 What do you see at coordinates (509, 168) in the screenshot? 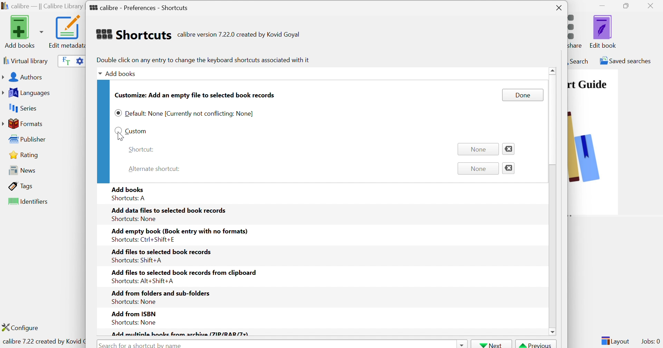
I see `Close` at bounding box center [509, 168].